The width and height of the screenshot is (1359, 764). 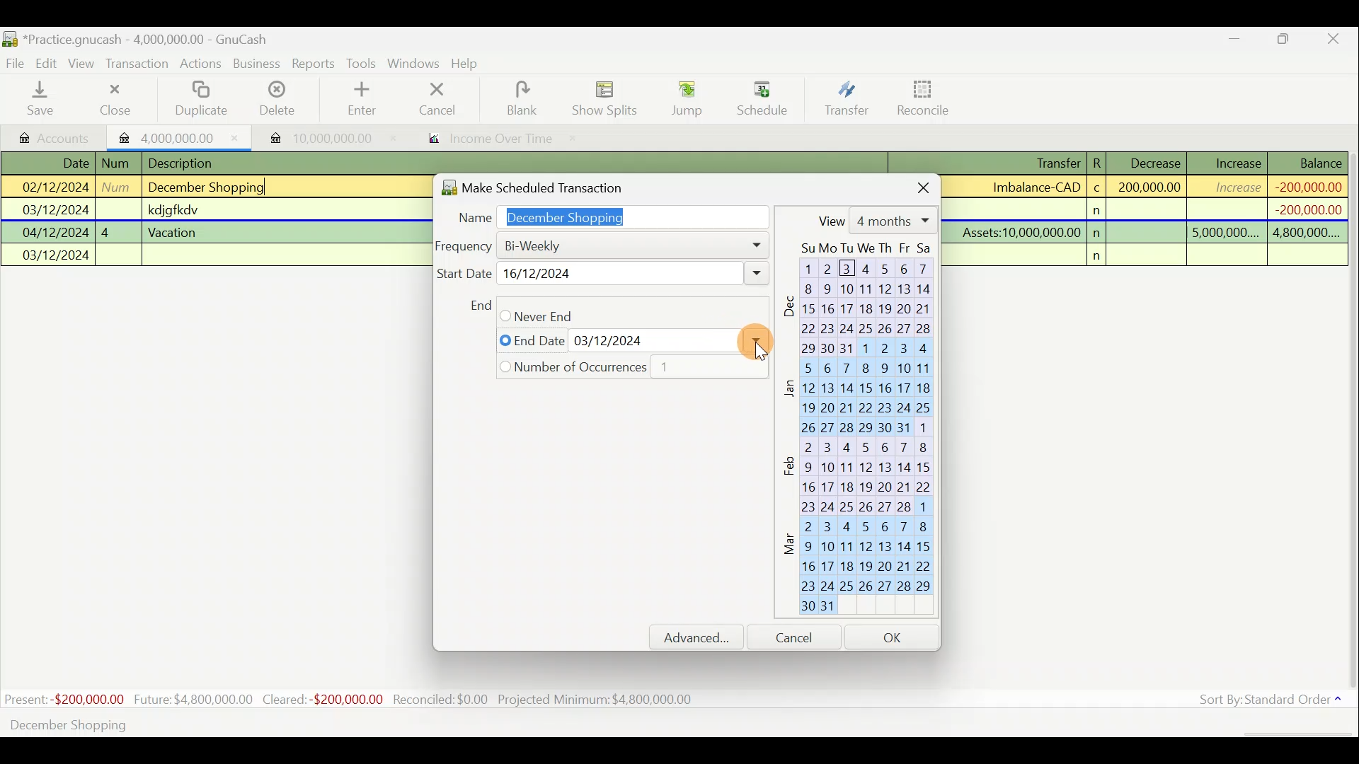 What do you see at coordinates (201, 66) in the screenshot?
I see `Actions` at bounding box center [201, 66].